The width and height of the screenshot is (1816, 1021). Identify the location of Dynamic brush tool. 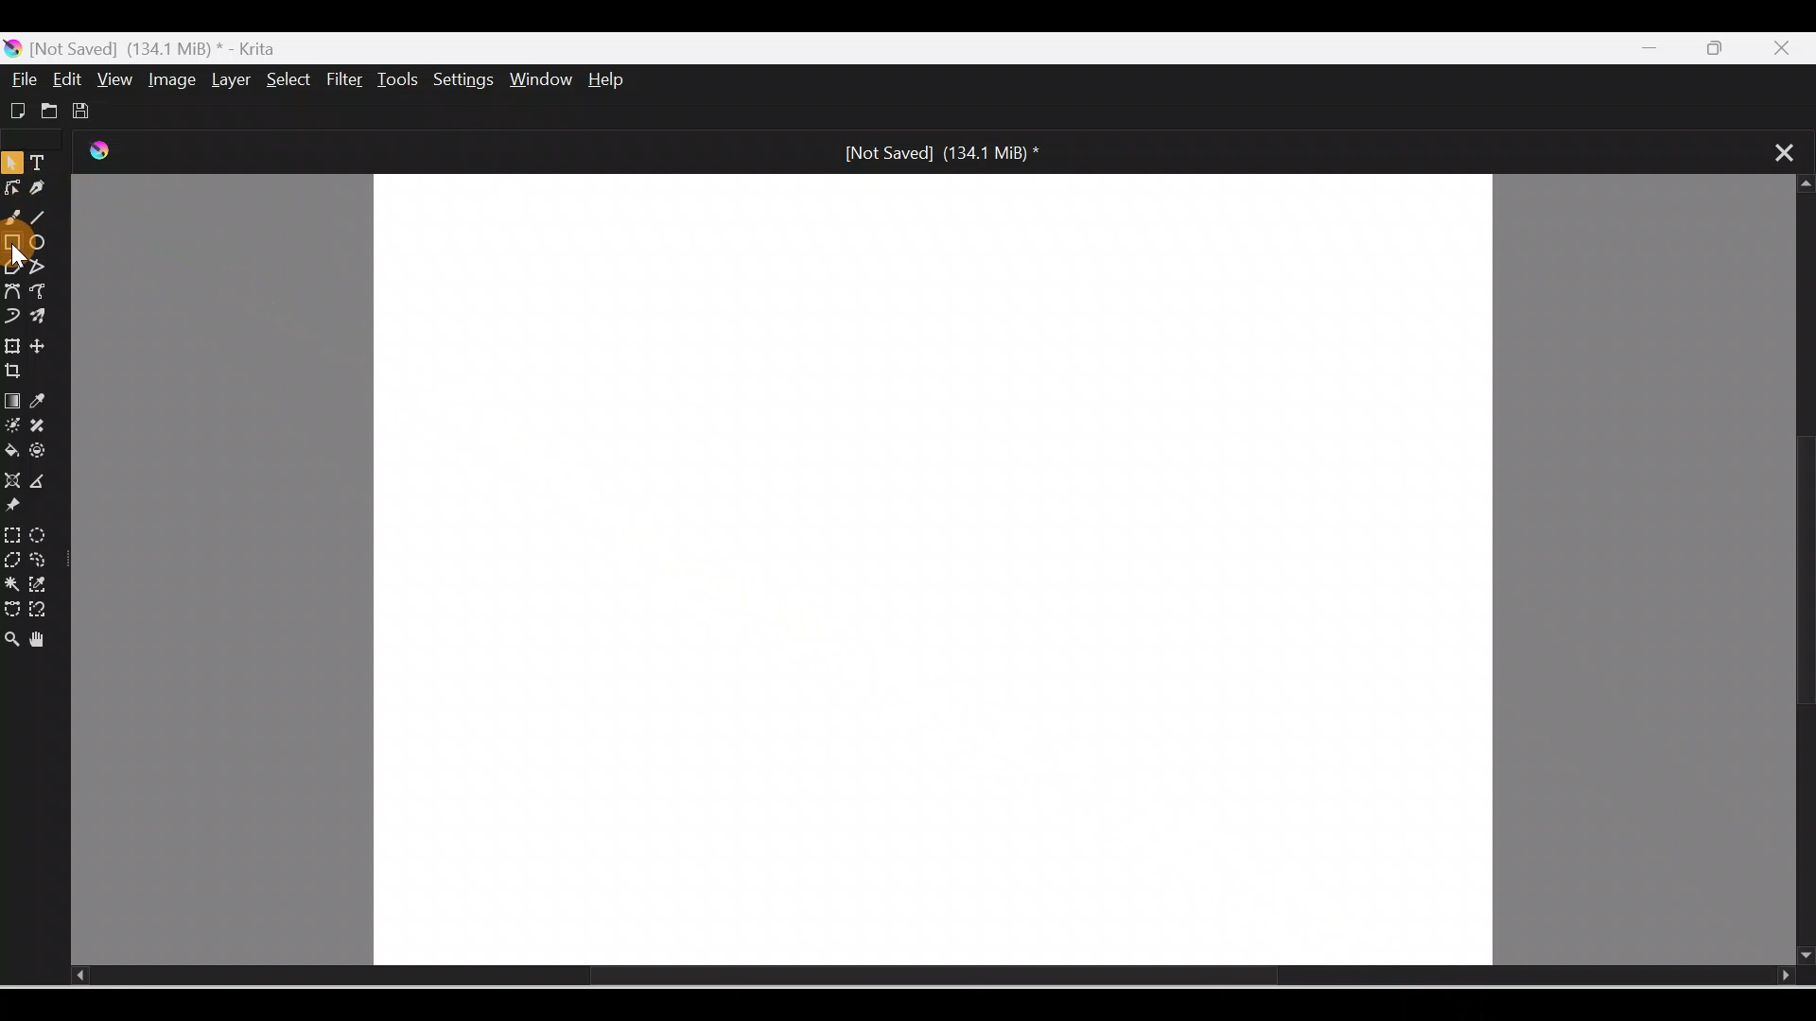
(11, 314).